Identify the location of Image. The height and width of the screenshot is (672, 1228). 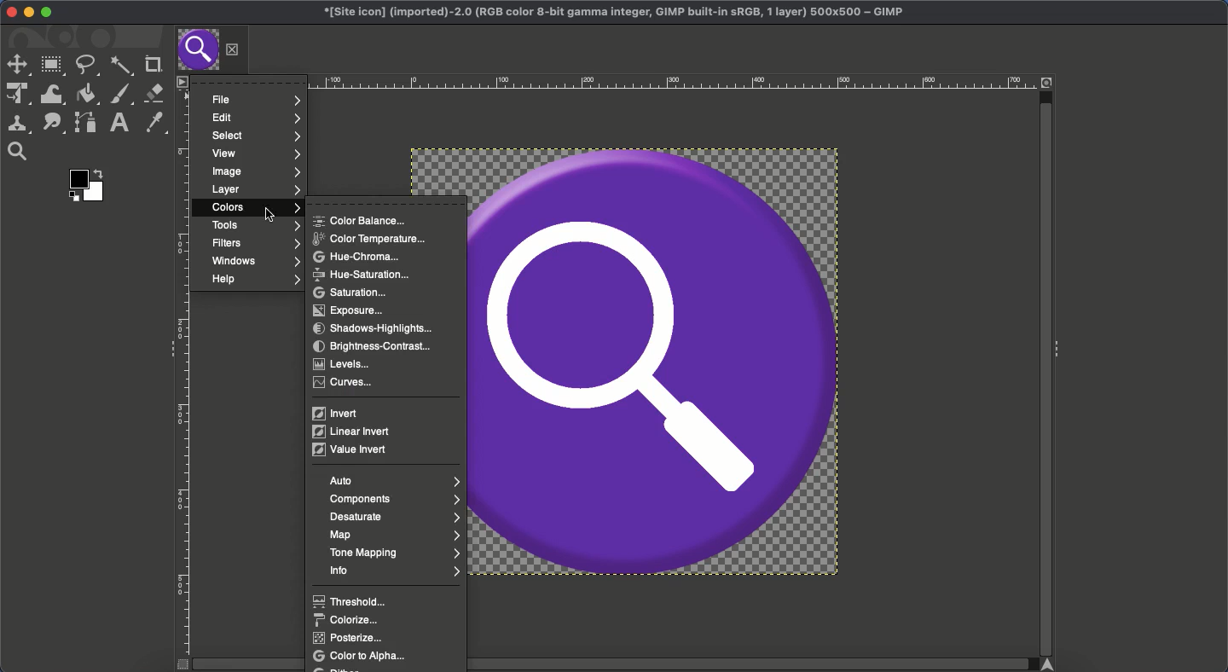
(655, 364).